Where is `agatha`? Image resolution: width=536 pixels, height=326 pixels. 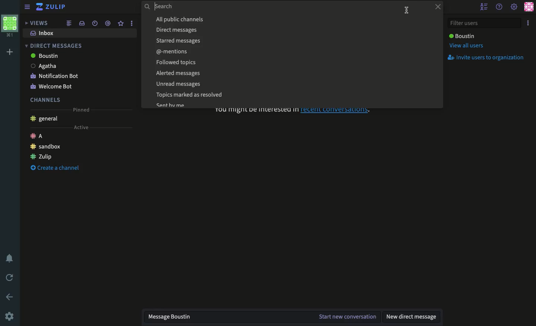
agatha is located at coordinates (47, 67).